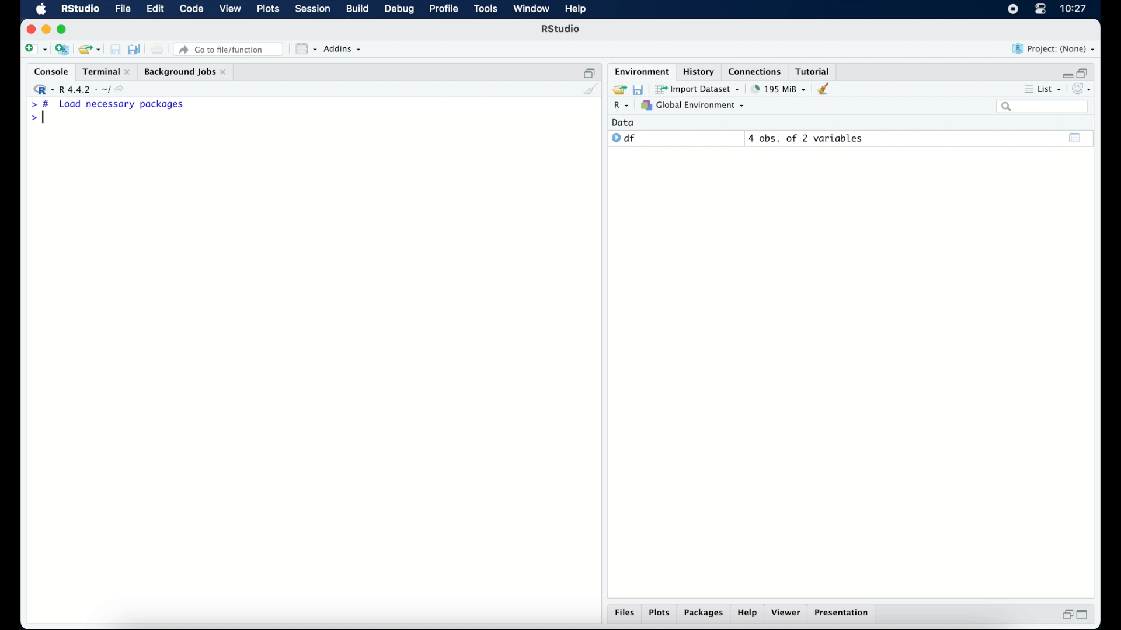 The image size is (1121, 630). I want to click on file, so click(121, 9).